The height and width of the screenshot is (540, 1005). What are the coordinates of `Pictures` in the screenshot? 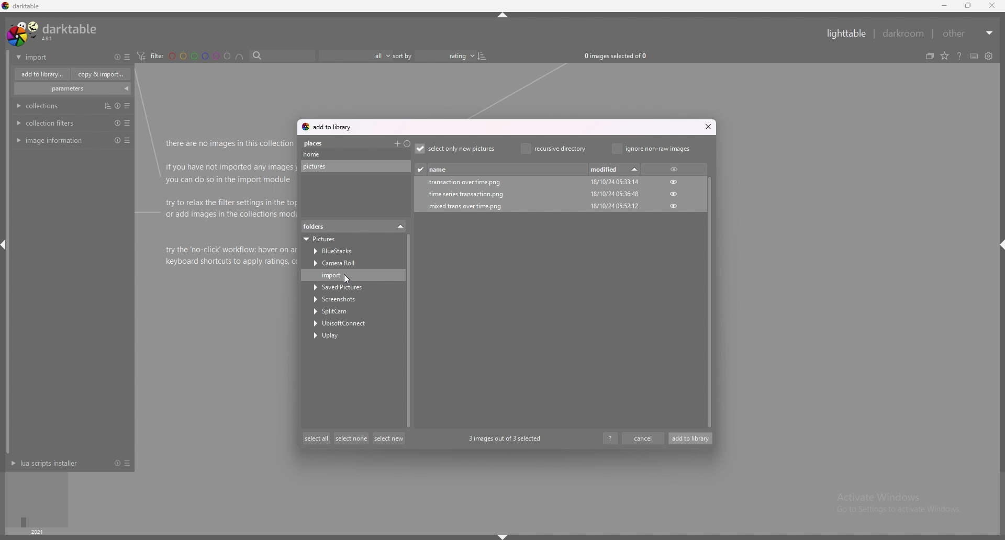 It's located at (350, 239).